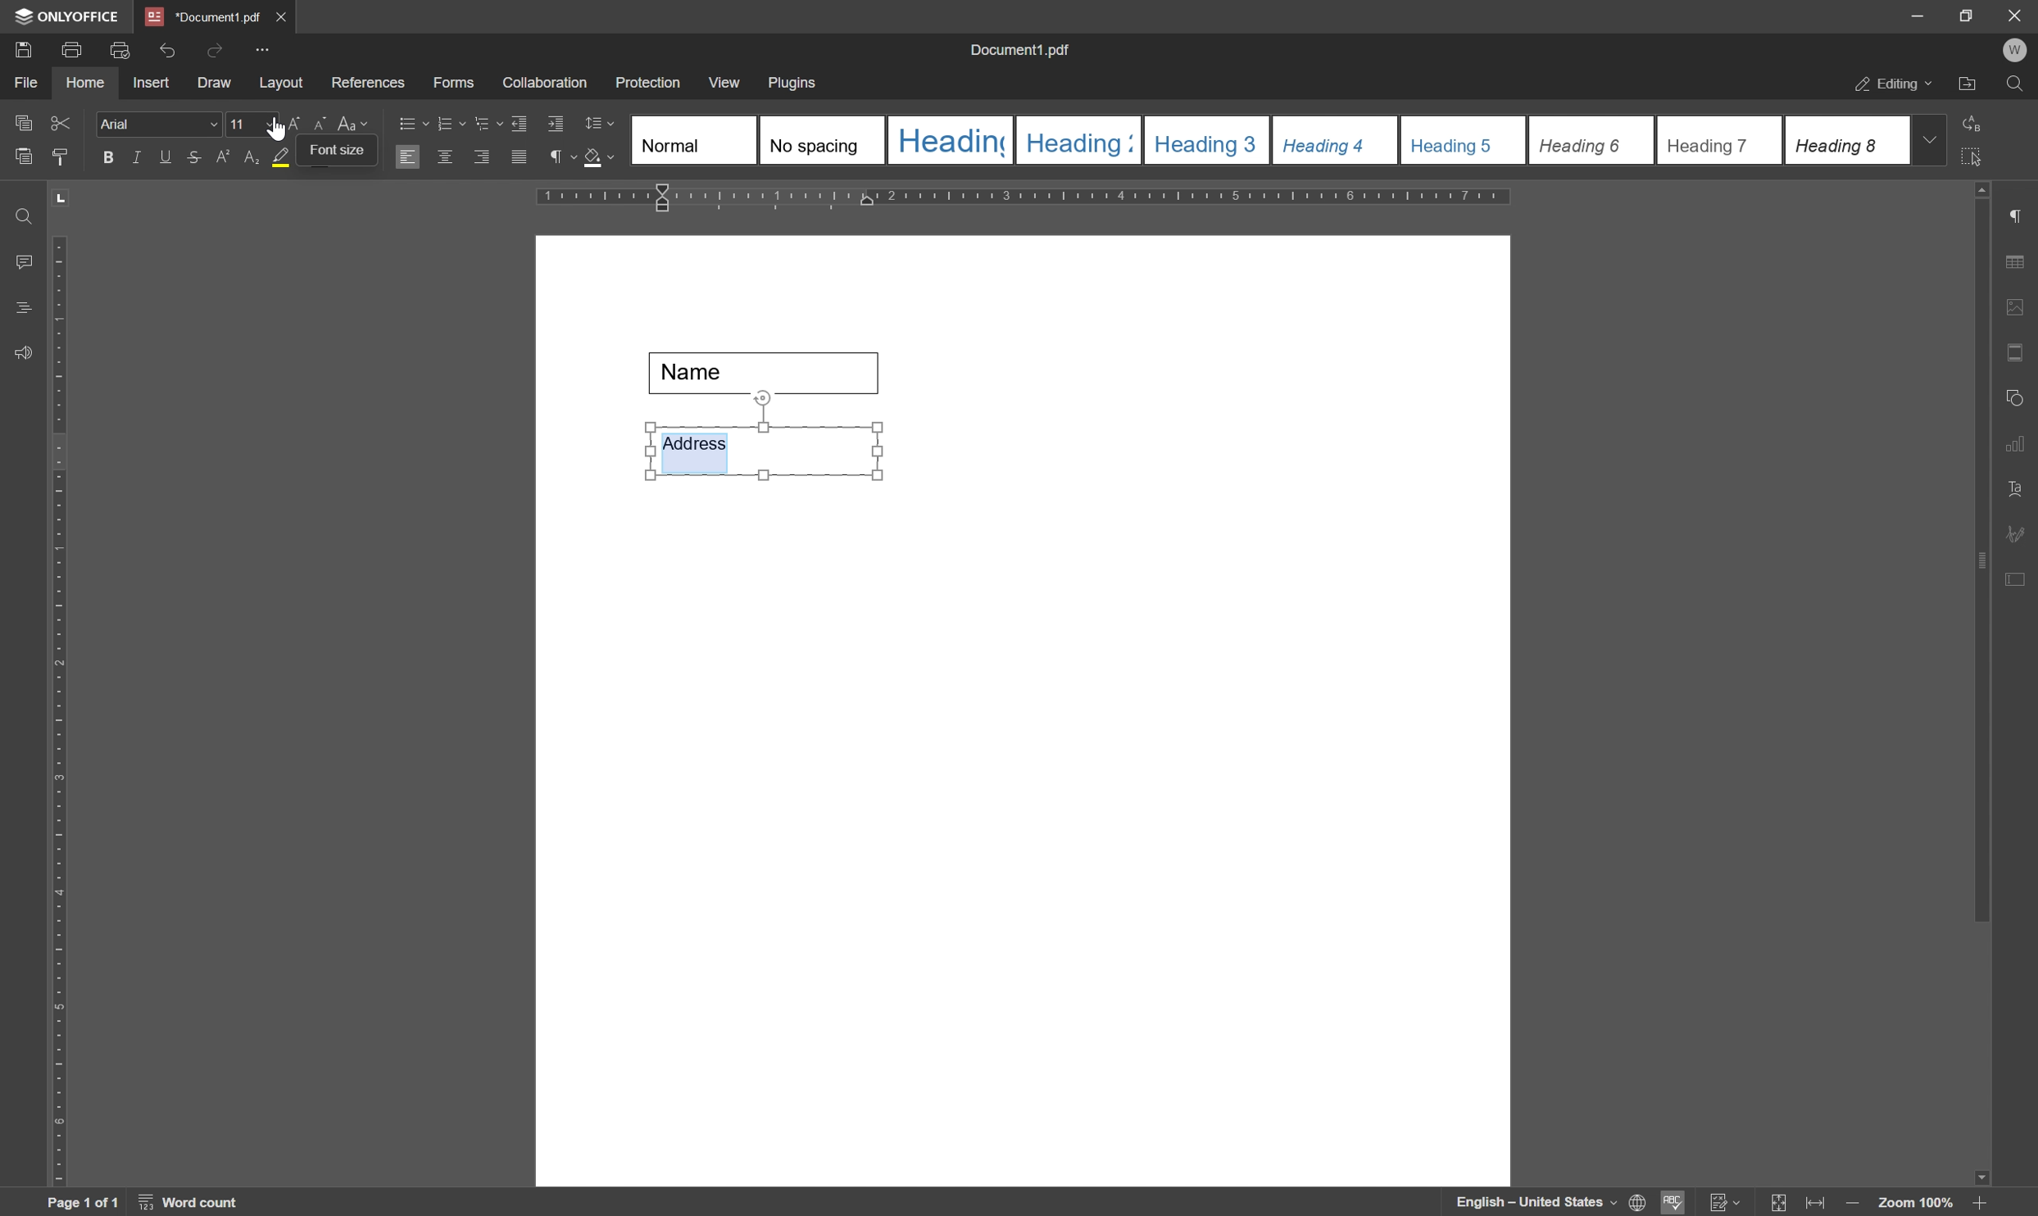 The width and height of the screenshot is (2038, 1216). What do you see at coordinates (455, 84) in the screenshot?
I see `forms` at bounding box center [455, 84].